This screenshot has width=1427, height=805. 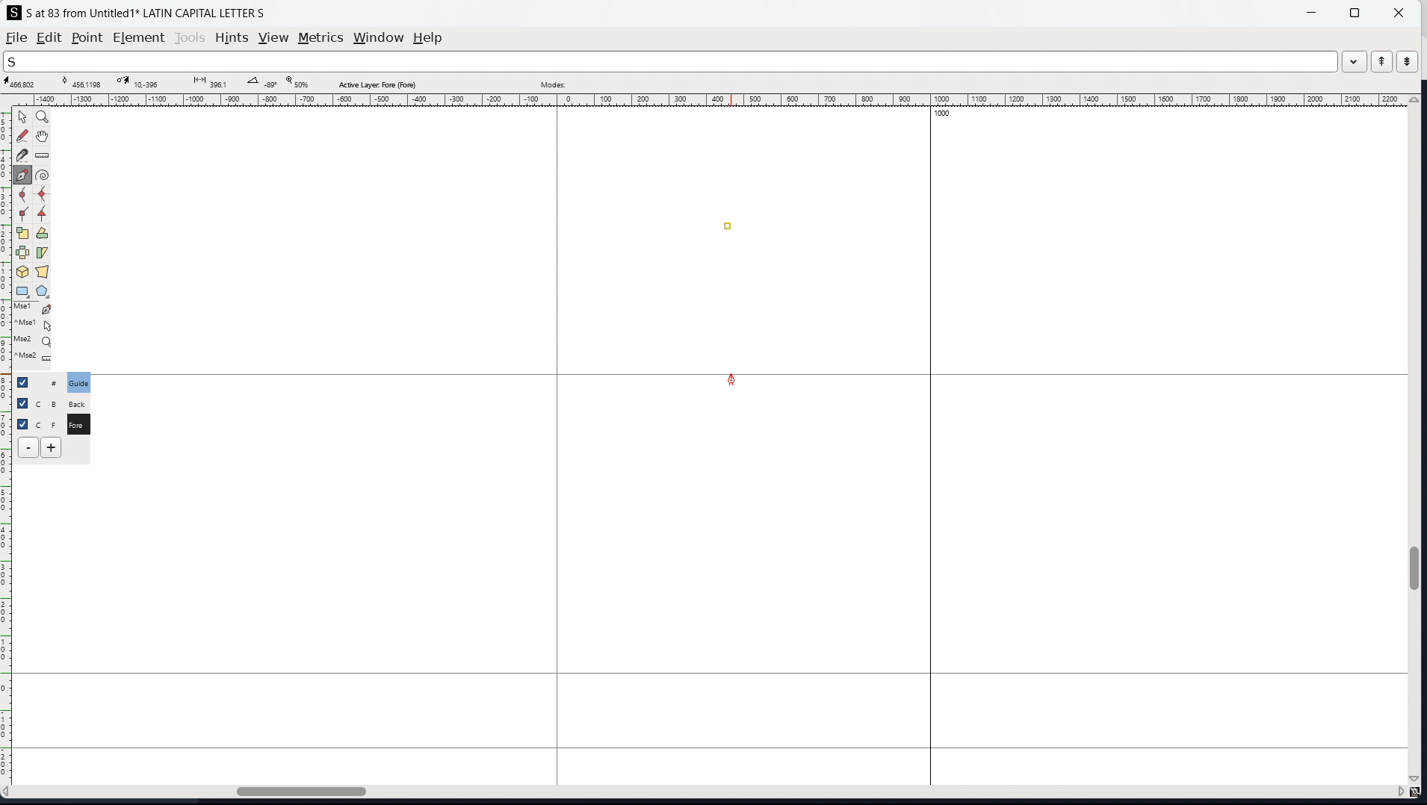 What do you see at coordinates (706, 100) in the screenshot?
I see `horizontal ruler` at bounding box center [706, 100].